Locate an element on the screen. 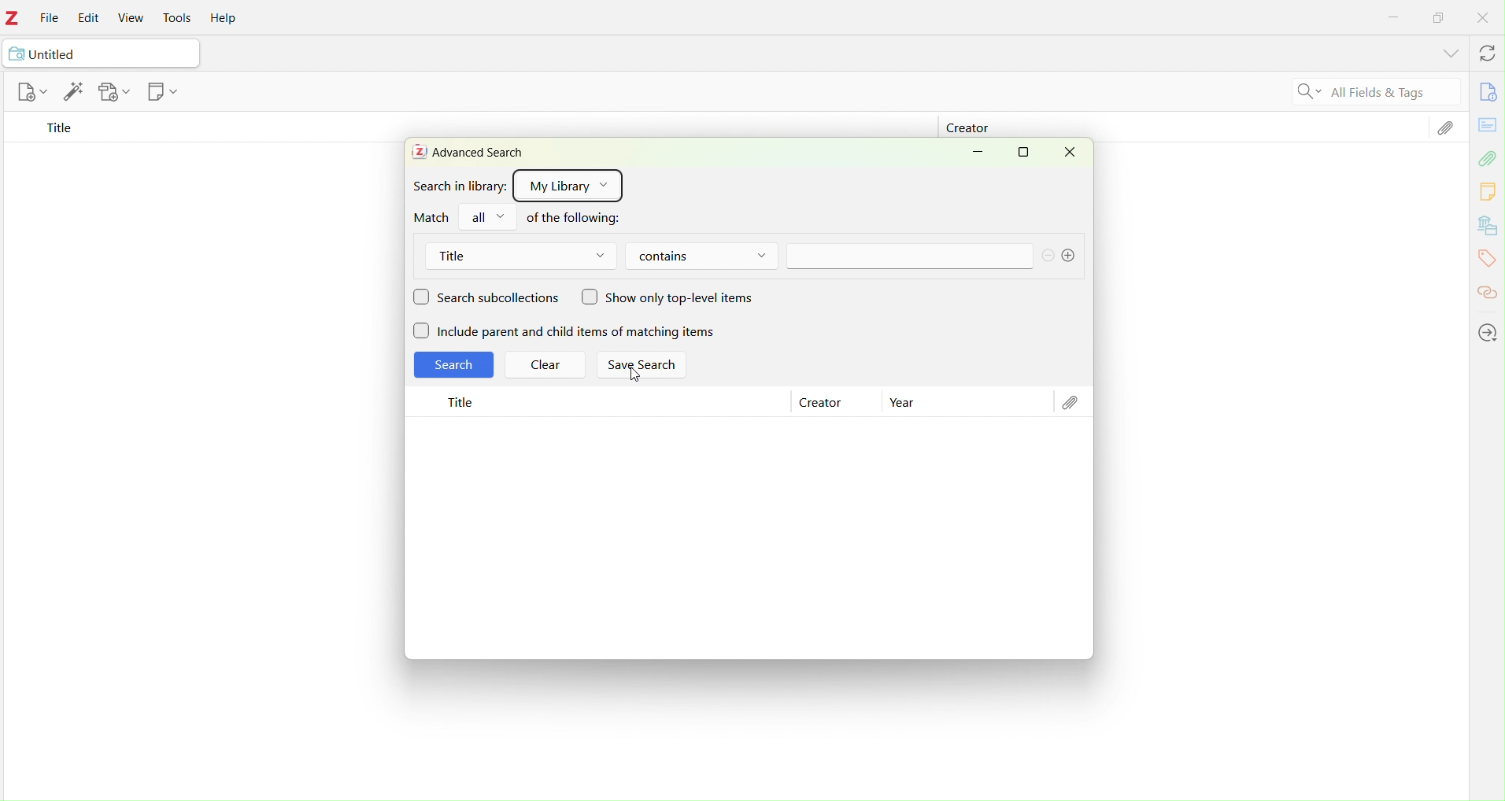 The width and height of the screenshot is (1505, 801). Clear is located at coordinates (549, 366).